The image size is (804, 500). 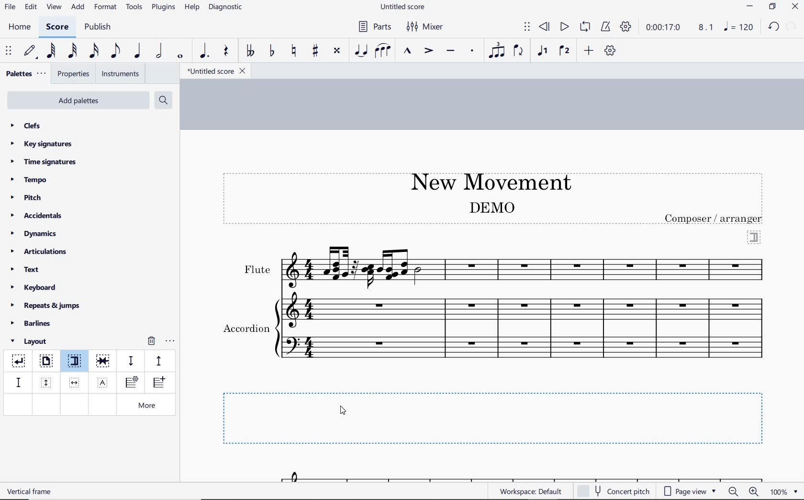 I want to click on layout, so click(x=31, y=341).